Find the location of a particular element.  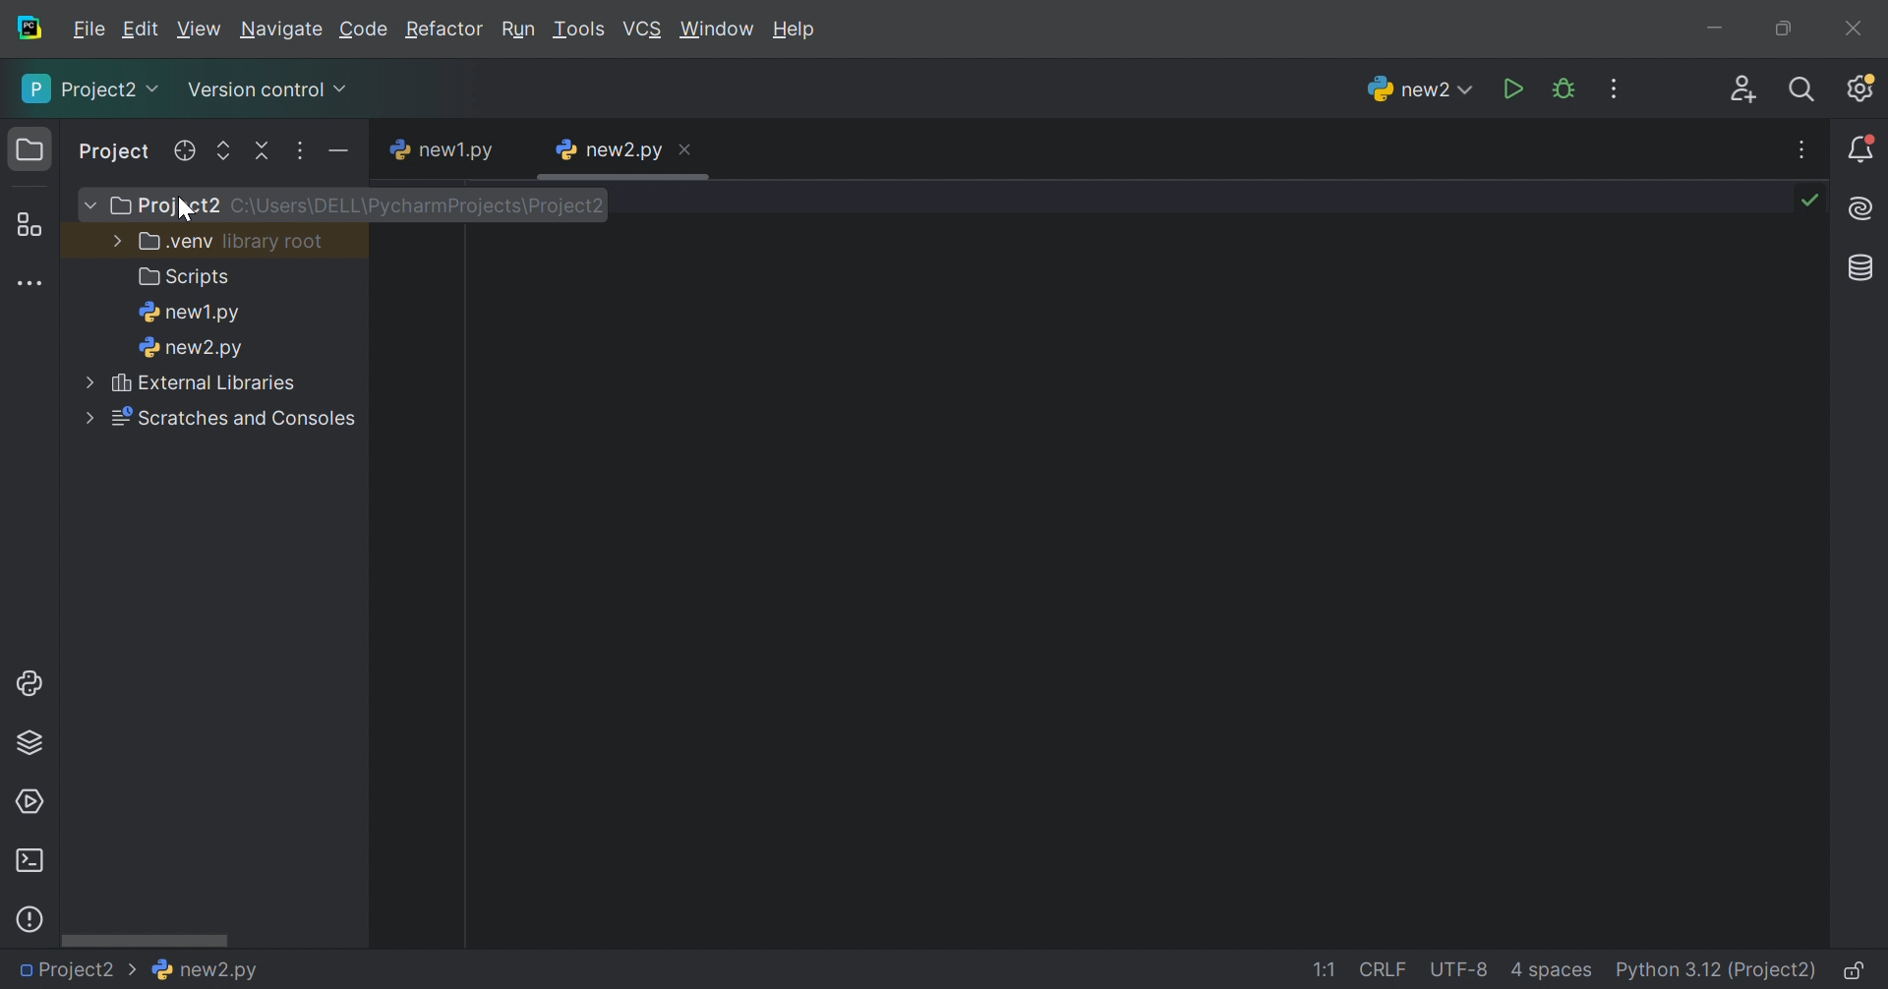

Tool is located at coordinates (579, 31).